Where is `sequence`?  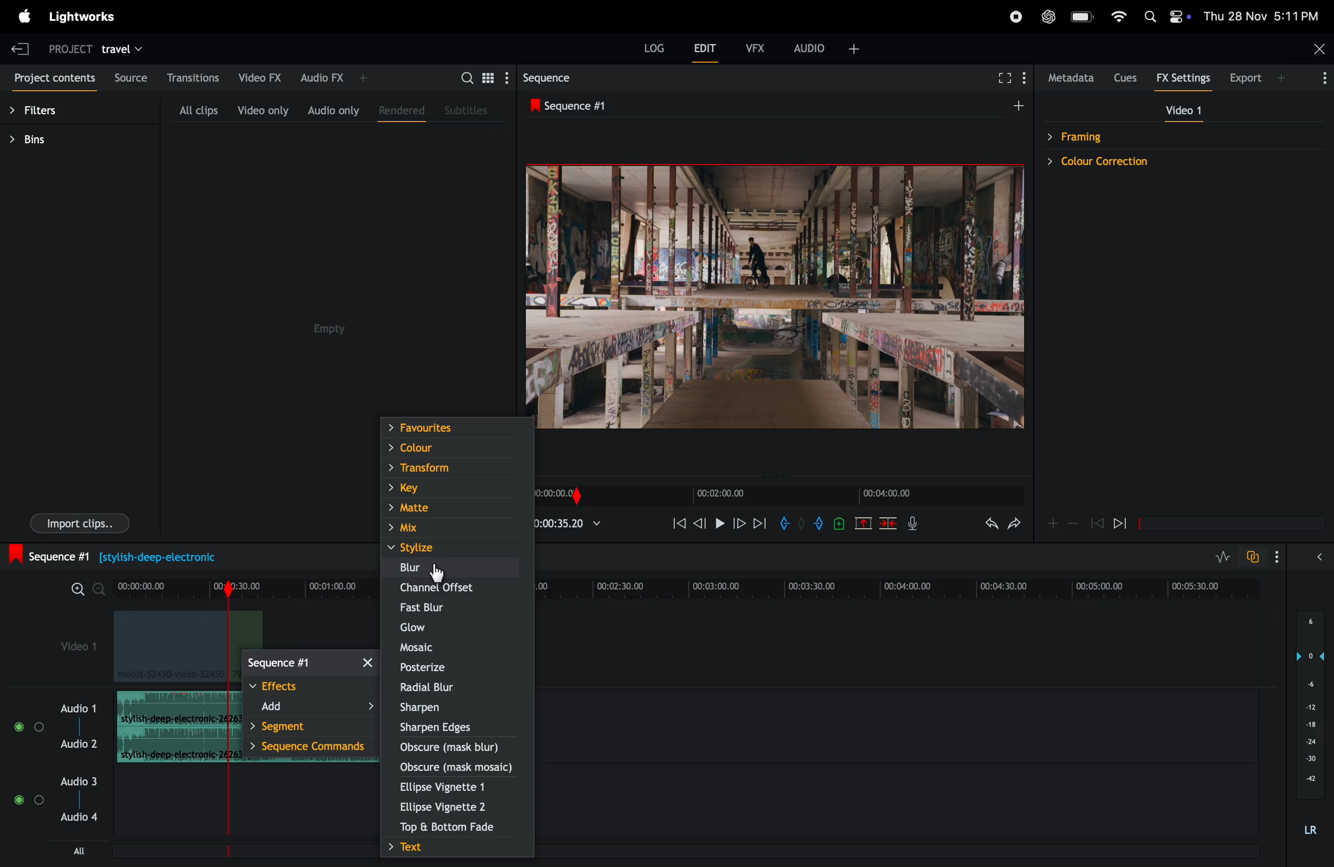
sequence is located at coordinates (560, 77).